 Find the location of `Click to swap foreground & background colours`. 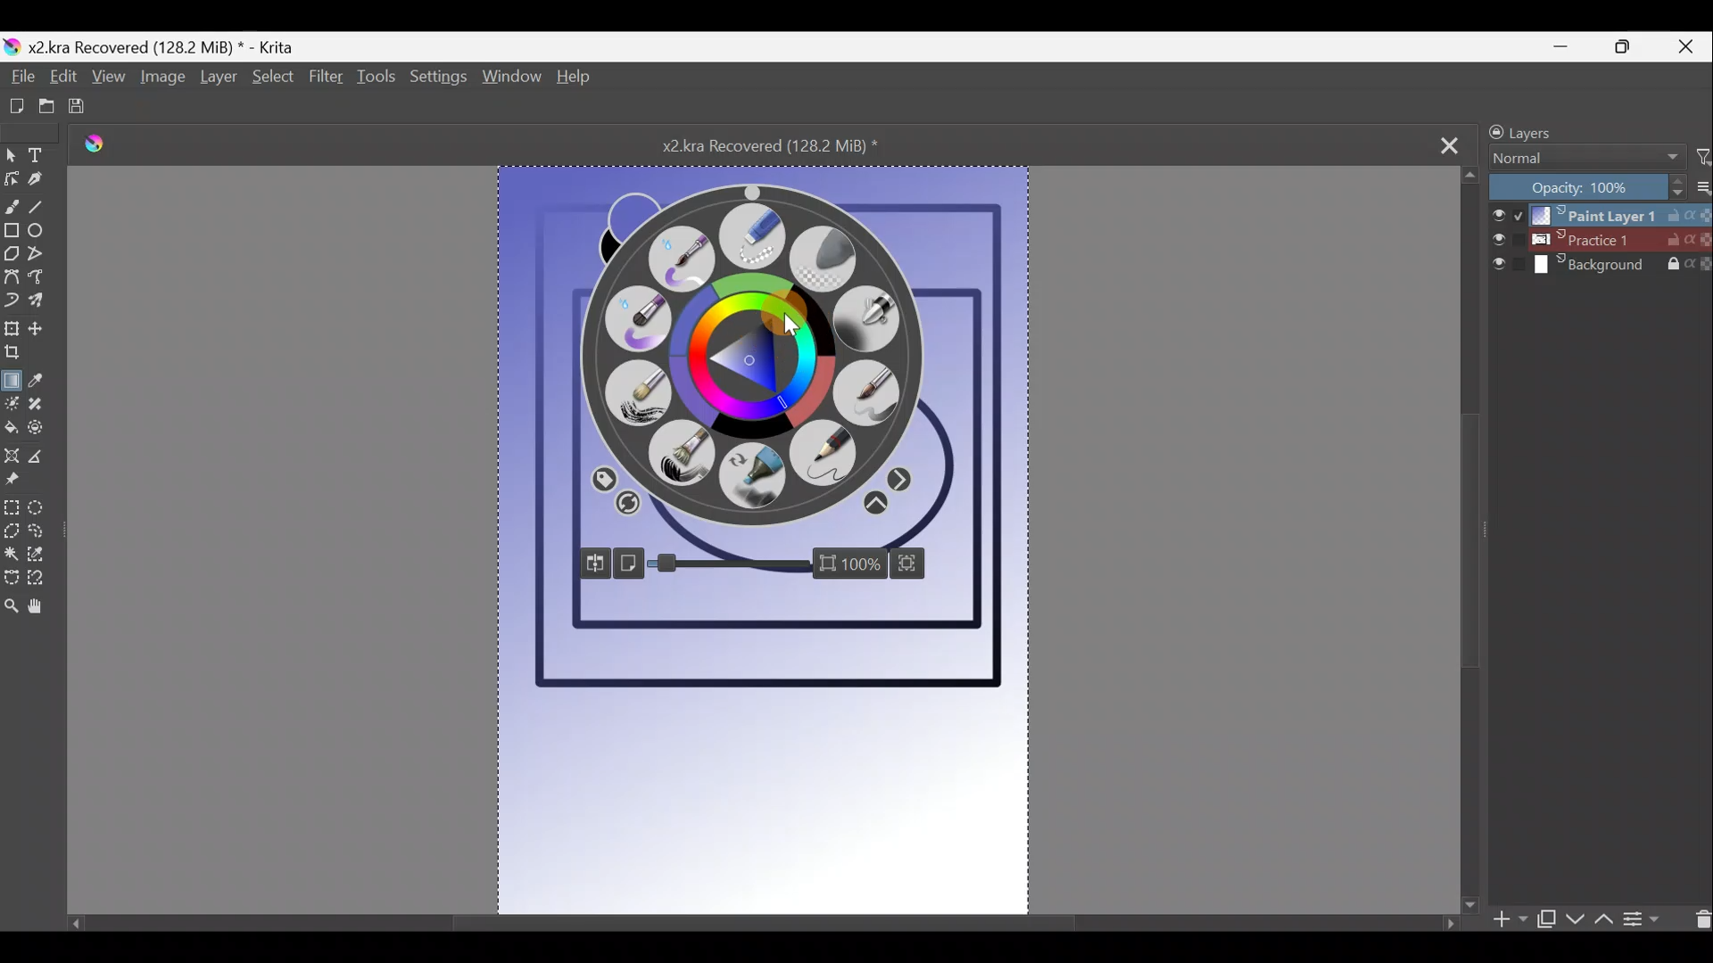

Click to swap foreground & background colours is located at coordinates (608, 220).